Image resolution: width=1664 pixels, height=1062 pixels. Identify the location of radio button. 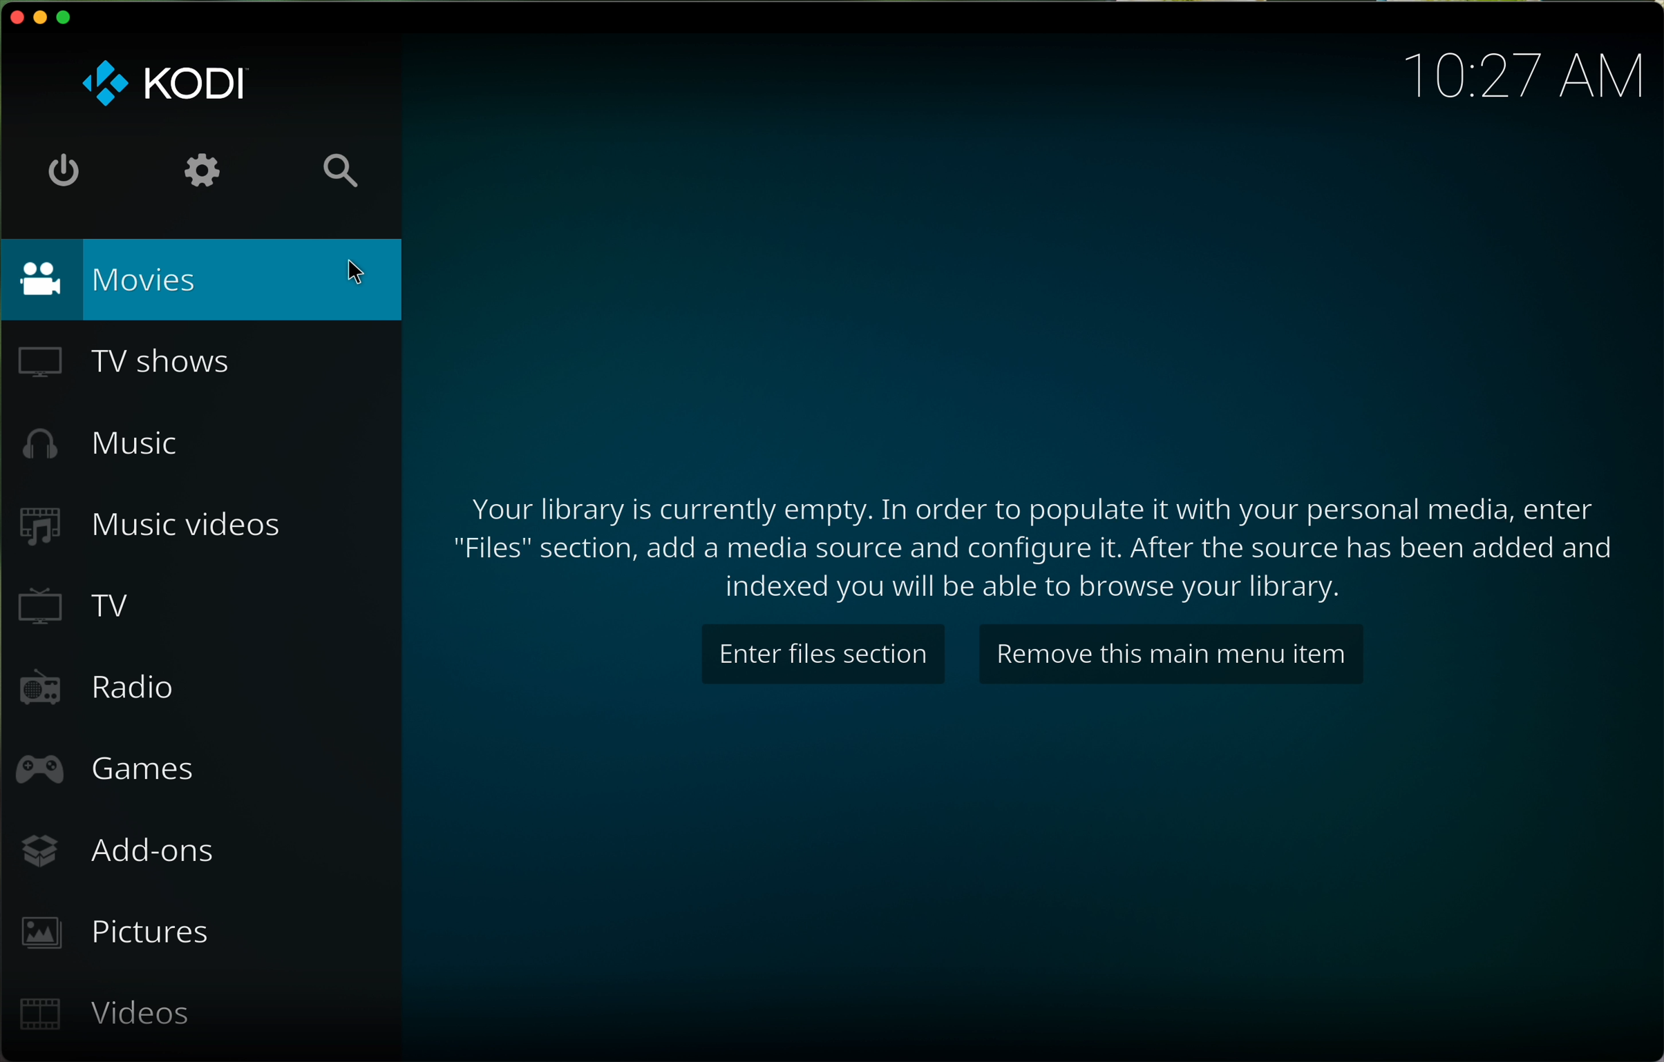
(102, 691).